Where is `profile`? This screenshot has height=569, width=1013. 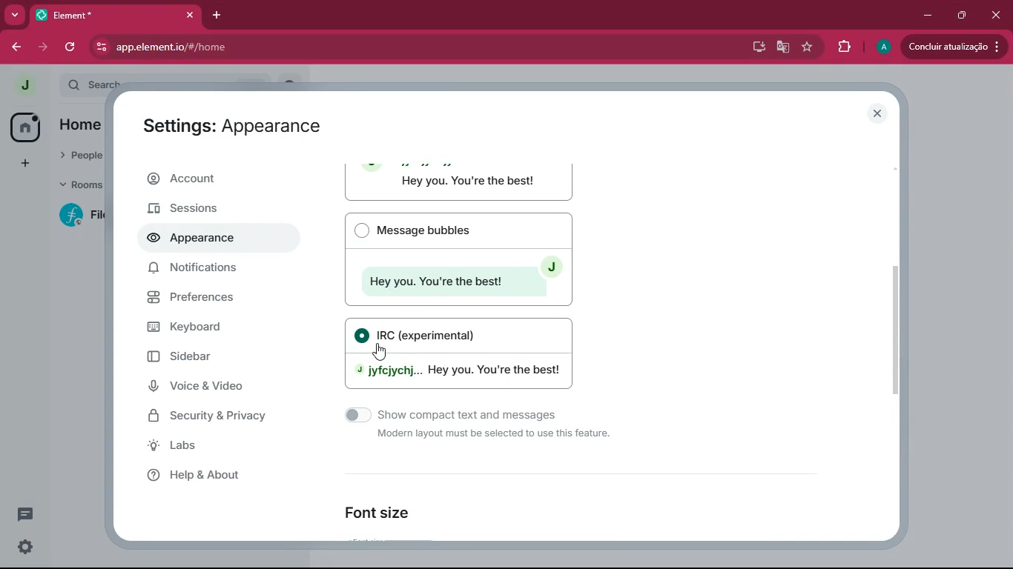
profile is located at coordinates (881, 47).